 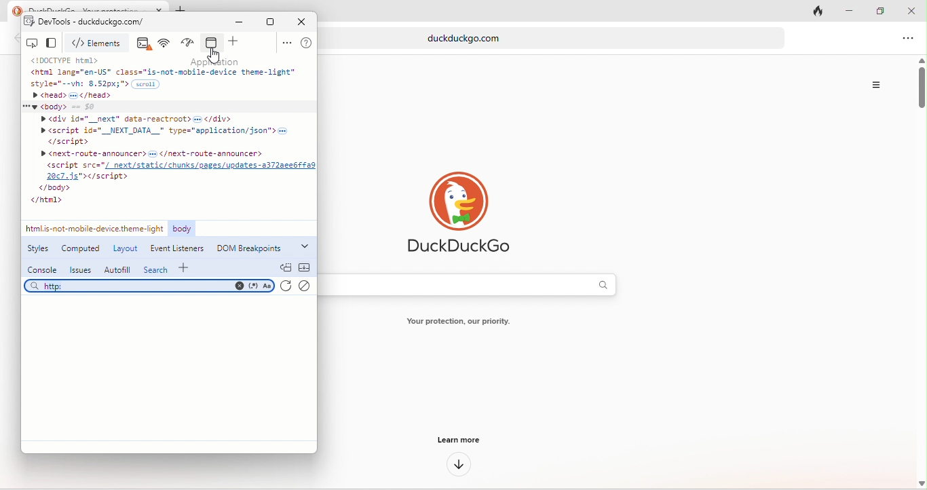 I want to click on inspect, so click(x=32, y=43).